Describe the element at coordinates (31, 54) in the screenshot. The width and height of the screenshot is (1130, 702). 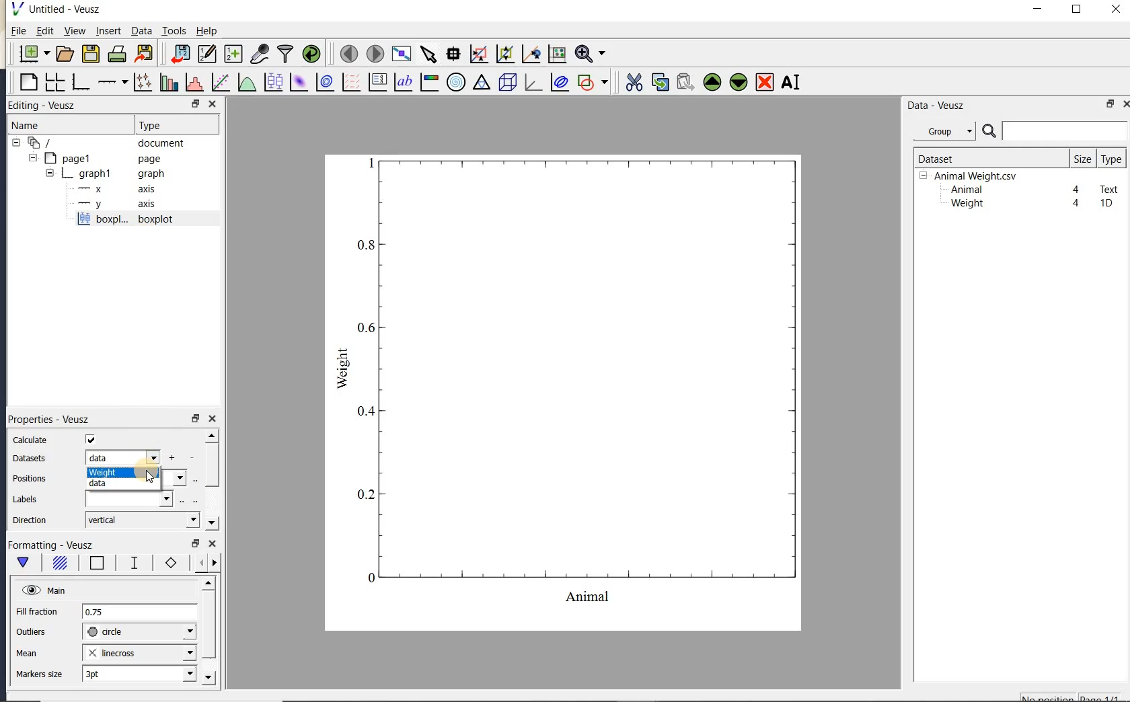
I see `new document` at that location.